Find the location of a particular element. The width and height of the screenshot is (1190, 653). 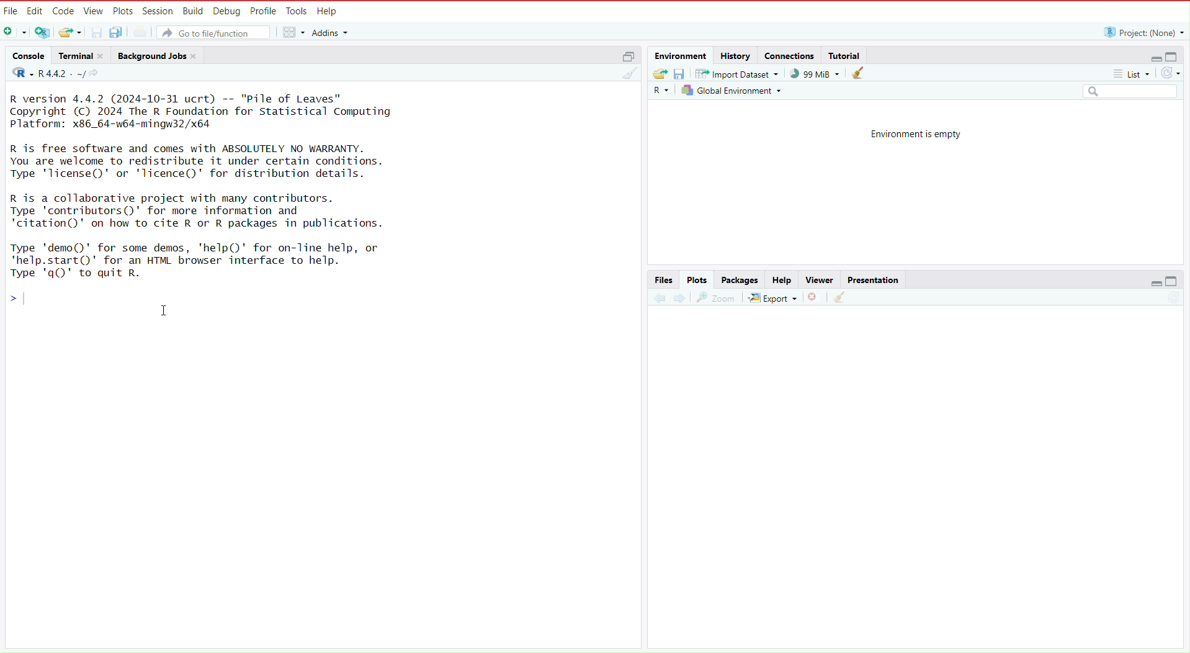

build is located at coordinates (192, 10).